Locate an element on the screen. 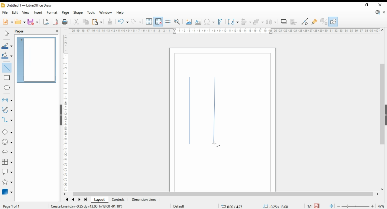 This screenshot has height=209, width=387. clone formatting is located at coordinates (109, 21).